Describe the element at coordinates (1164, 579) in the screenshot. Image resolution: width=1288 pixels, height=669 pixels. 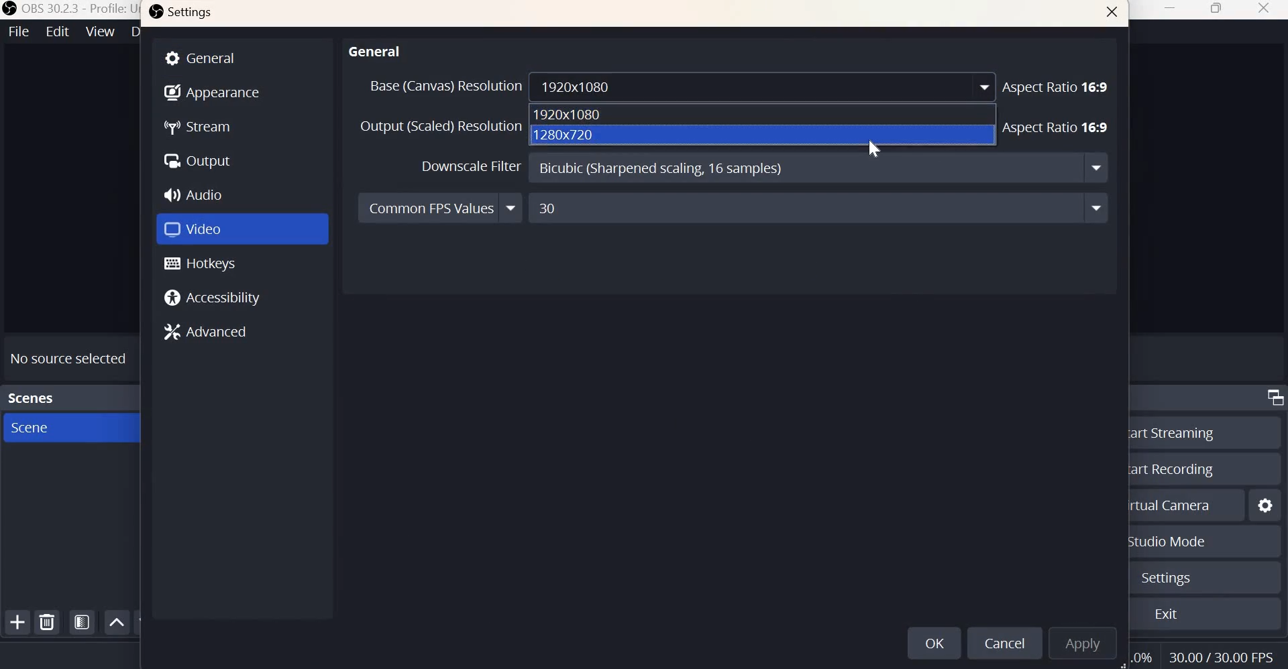
I see `Settings` at that location.